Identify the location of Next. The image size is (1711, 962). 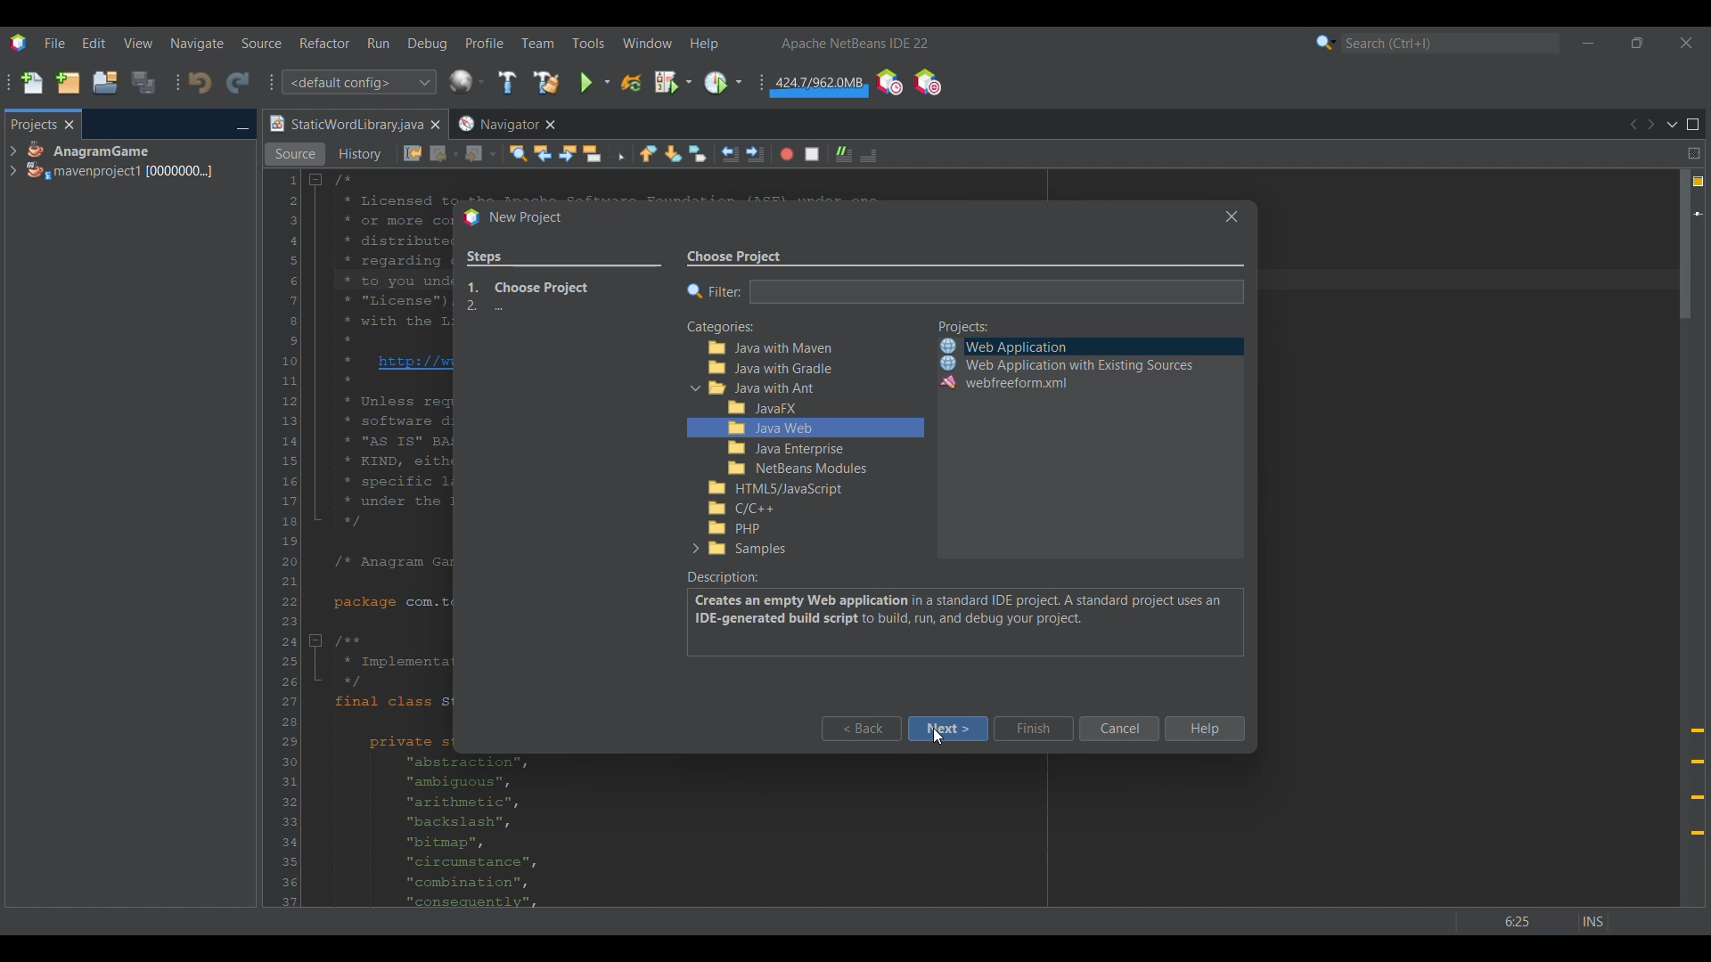
(1650, 125).